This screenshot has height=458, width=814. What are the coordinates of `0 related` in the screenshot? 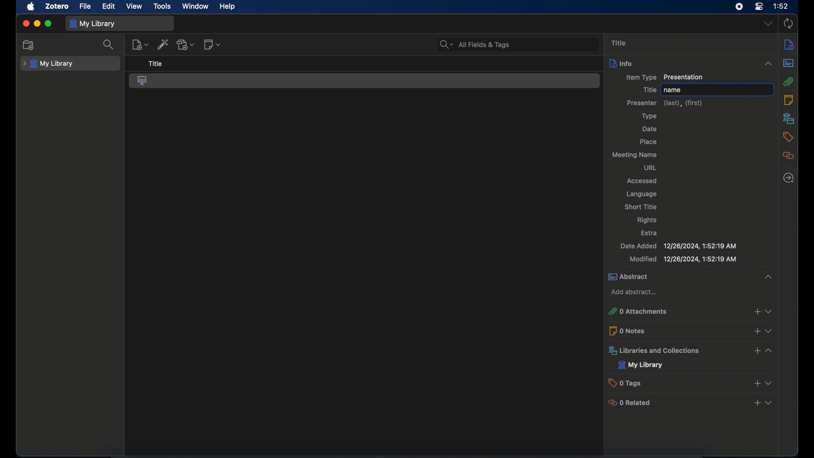 It's located at (690, 402).